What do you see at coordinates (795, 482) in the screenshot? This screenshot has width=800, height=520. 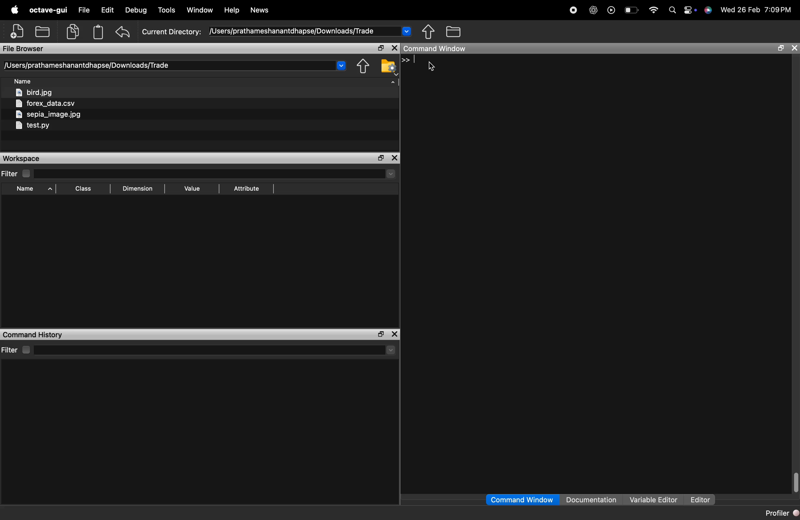 I see `vertical scrollbar` at bounding box center [795, 482].